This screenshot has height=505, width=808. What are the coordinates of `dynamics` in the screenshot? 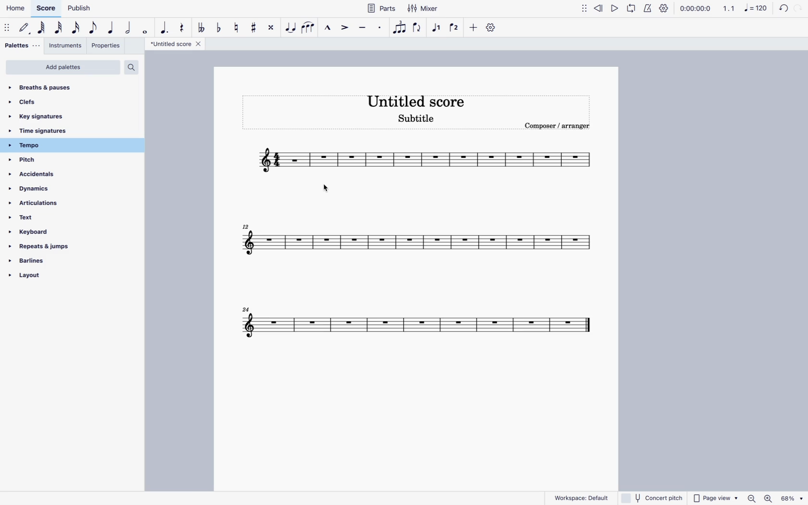 It's located at (53, 189).